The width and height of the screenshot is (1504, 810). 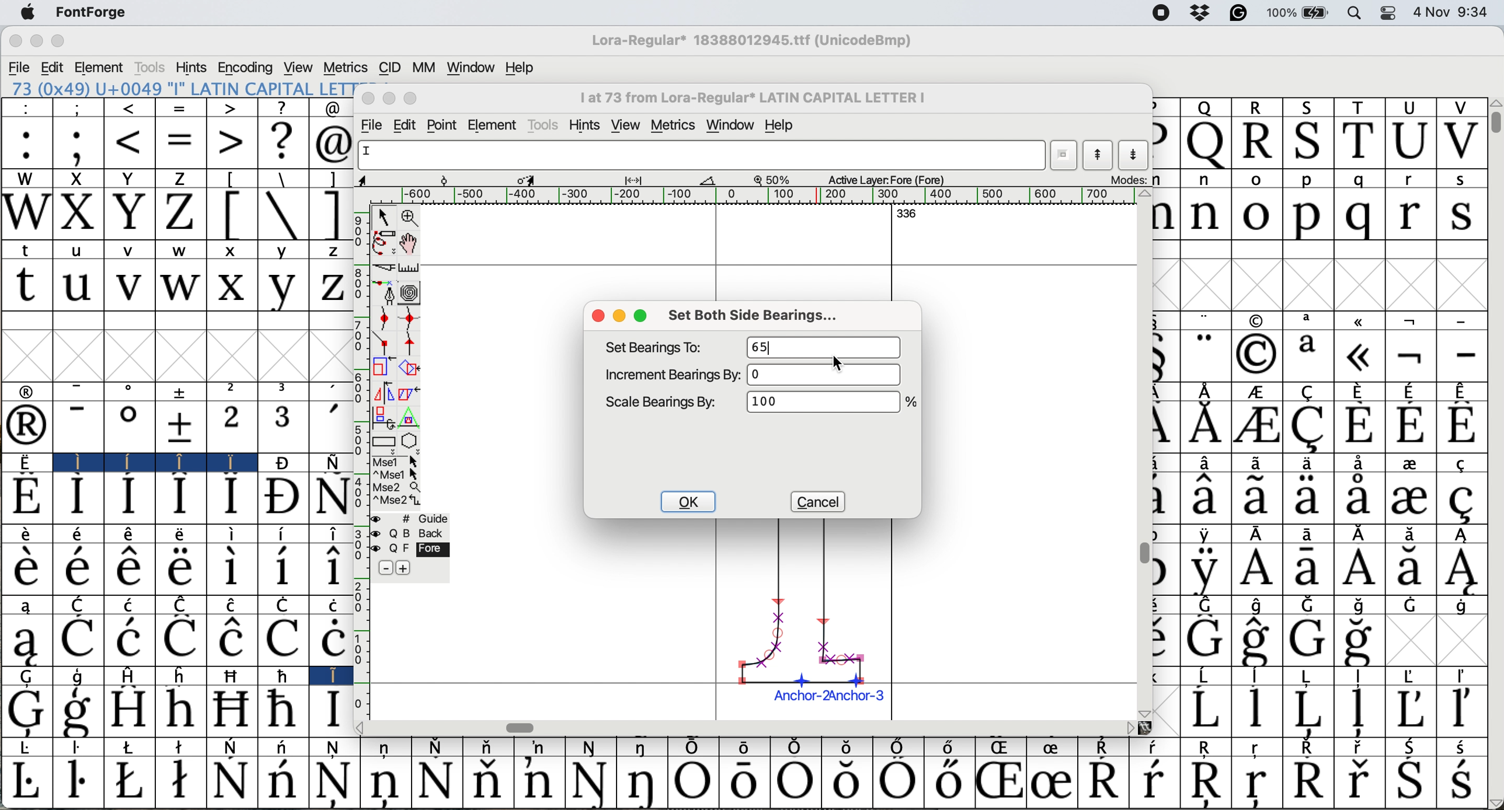 I want to click on Symbol, so click(x=181, y=639).